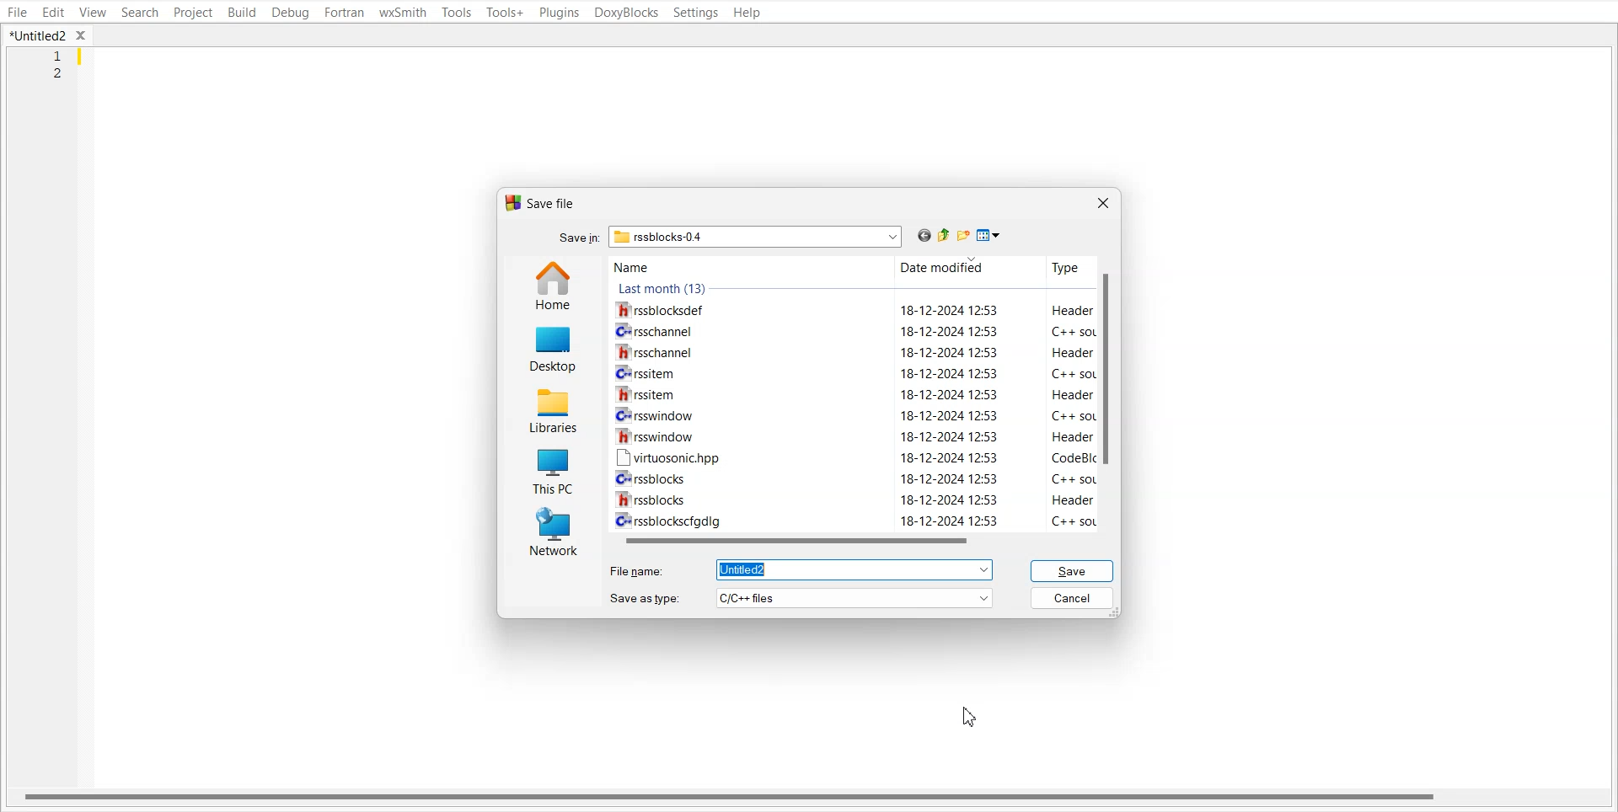  I want to click on Close, so click(1103, 201).